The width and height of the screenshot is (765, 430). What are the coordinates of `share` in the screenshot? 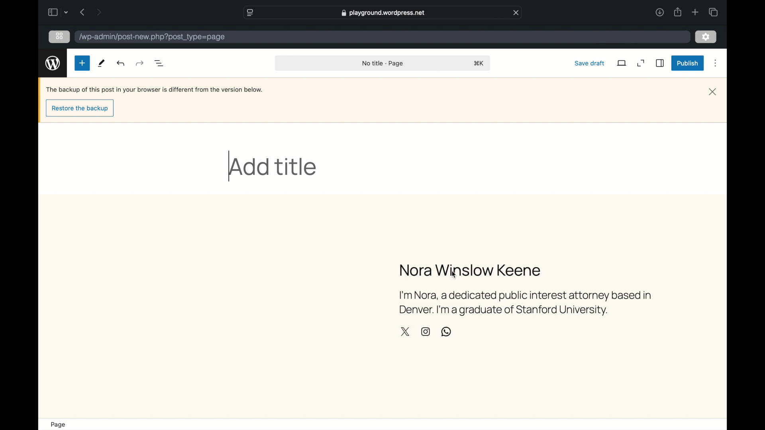 It's located at (677, 12).